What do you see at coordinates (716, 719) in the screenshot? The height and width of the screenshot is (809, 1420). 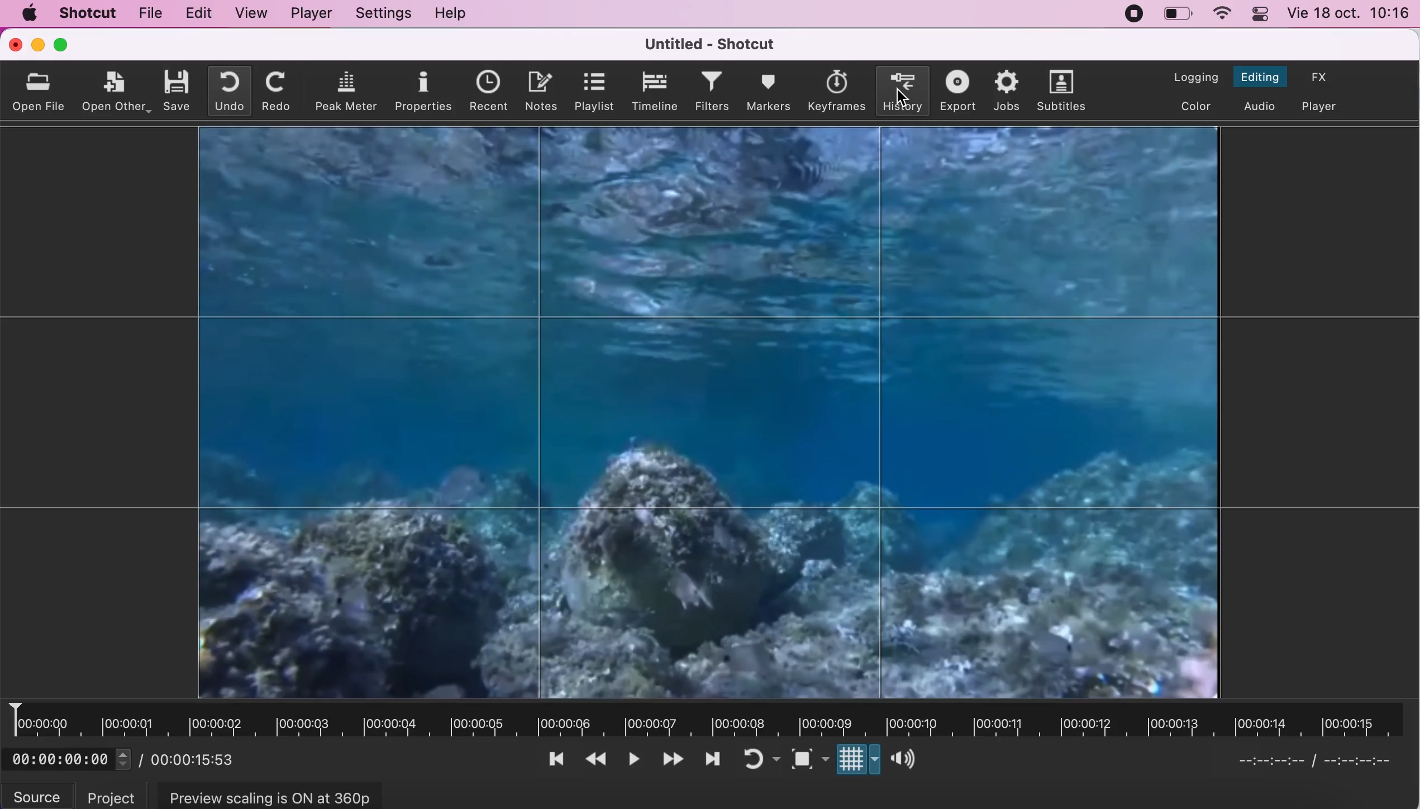 I see `record duration` at bounding box center [716, 719].